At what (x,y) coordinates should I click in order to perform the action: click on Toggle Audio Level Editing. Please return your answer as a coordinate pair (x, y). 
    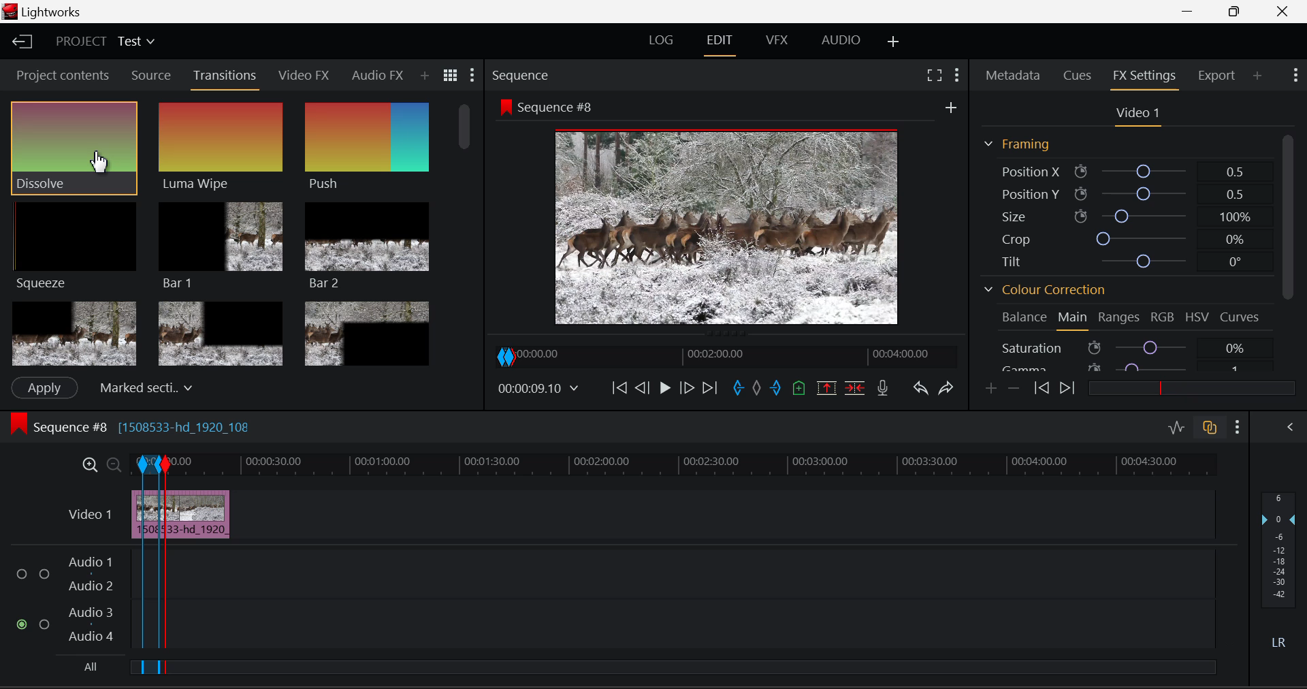
    Looking at the image, I should click on (1178, 429).